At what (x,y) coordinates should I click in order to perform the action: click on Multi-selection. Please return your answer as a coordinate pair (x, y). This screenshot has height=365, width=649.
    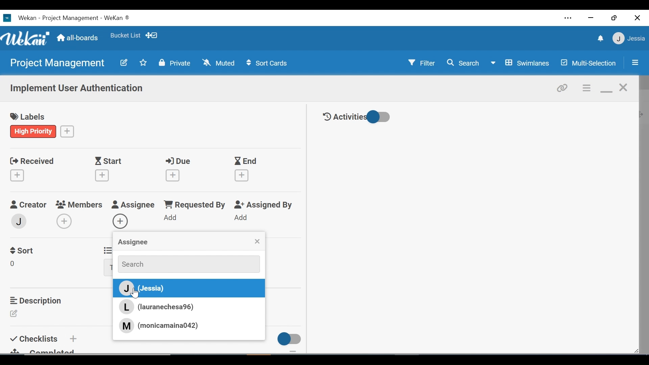
    Looking at the image, I should click on (589, 63).